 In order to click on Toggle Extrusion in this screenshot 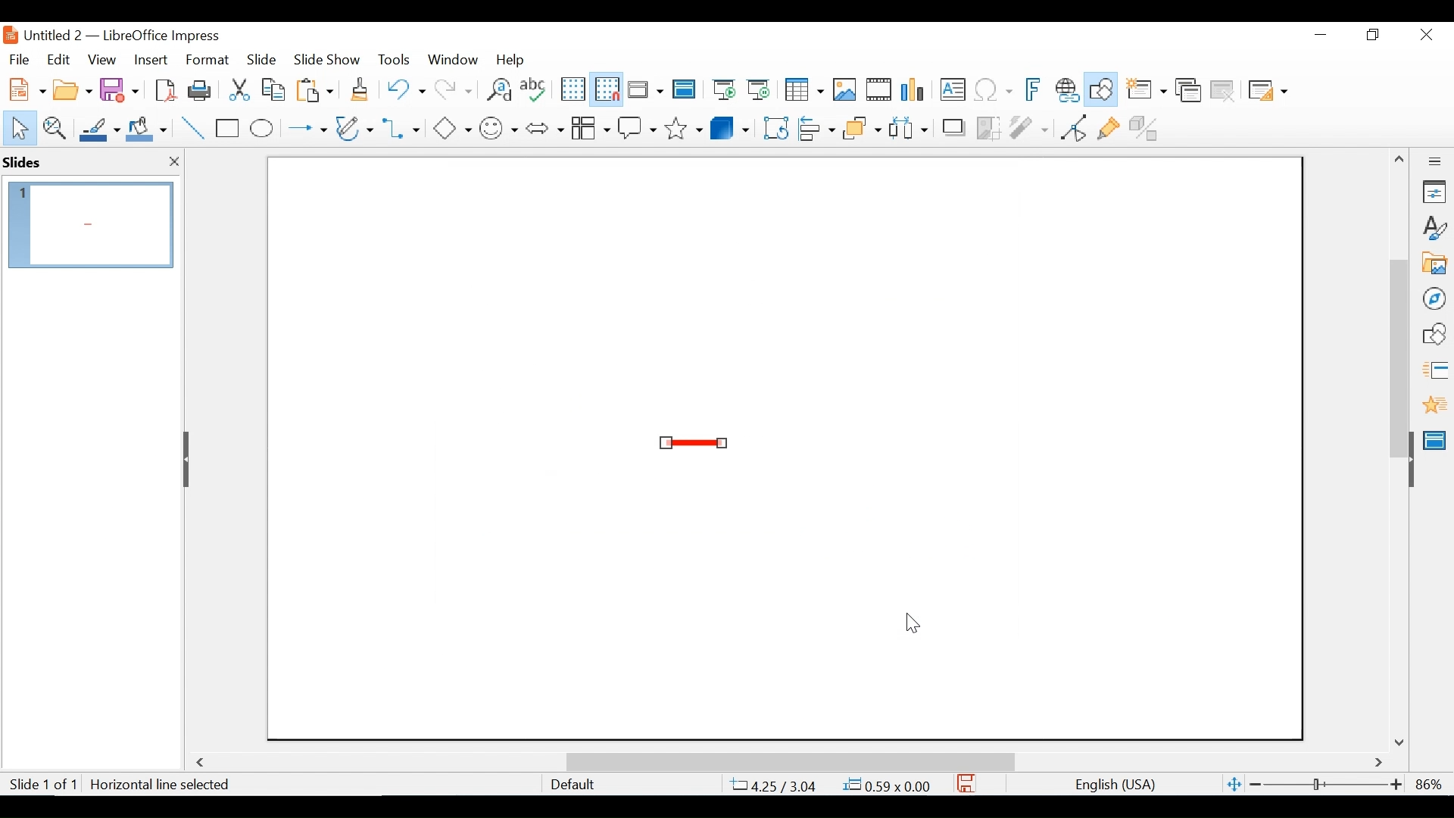, I will do `click(1147, 126)`.